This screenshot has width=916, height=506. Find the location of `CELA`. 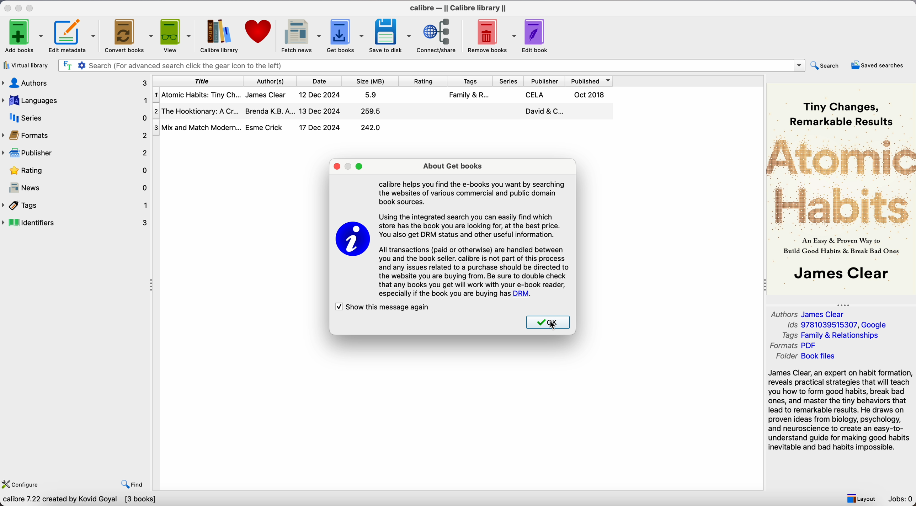

CELA is located at coordinates (536, 95).